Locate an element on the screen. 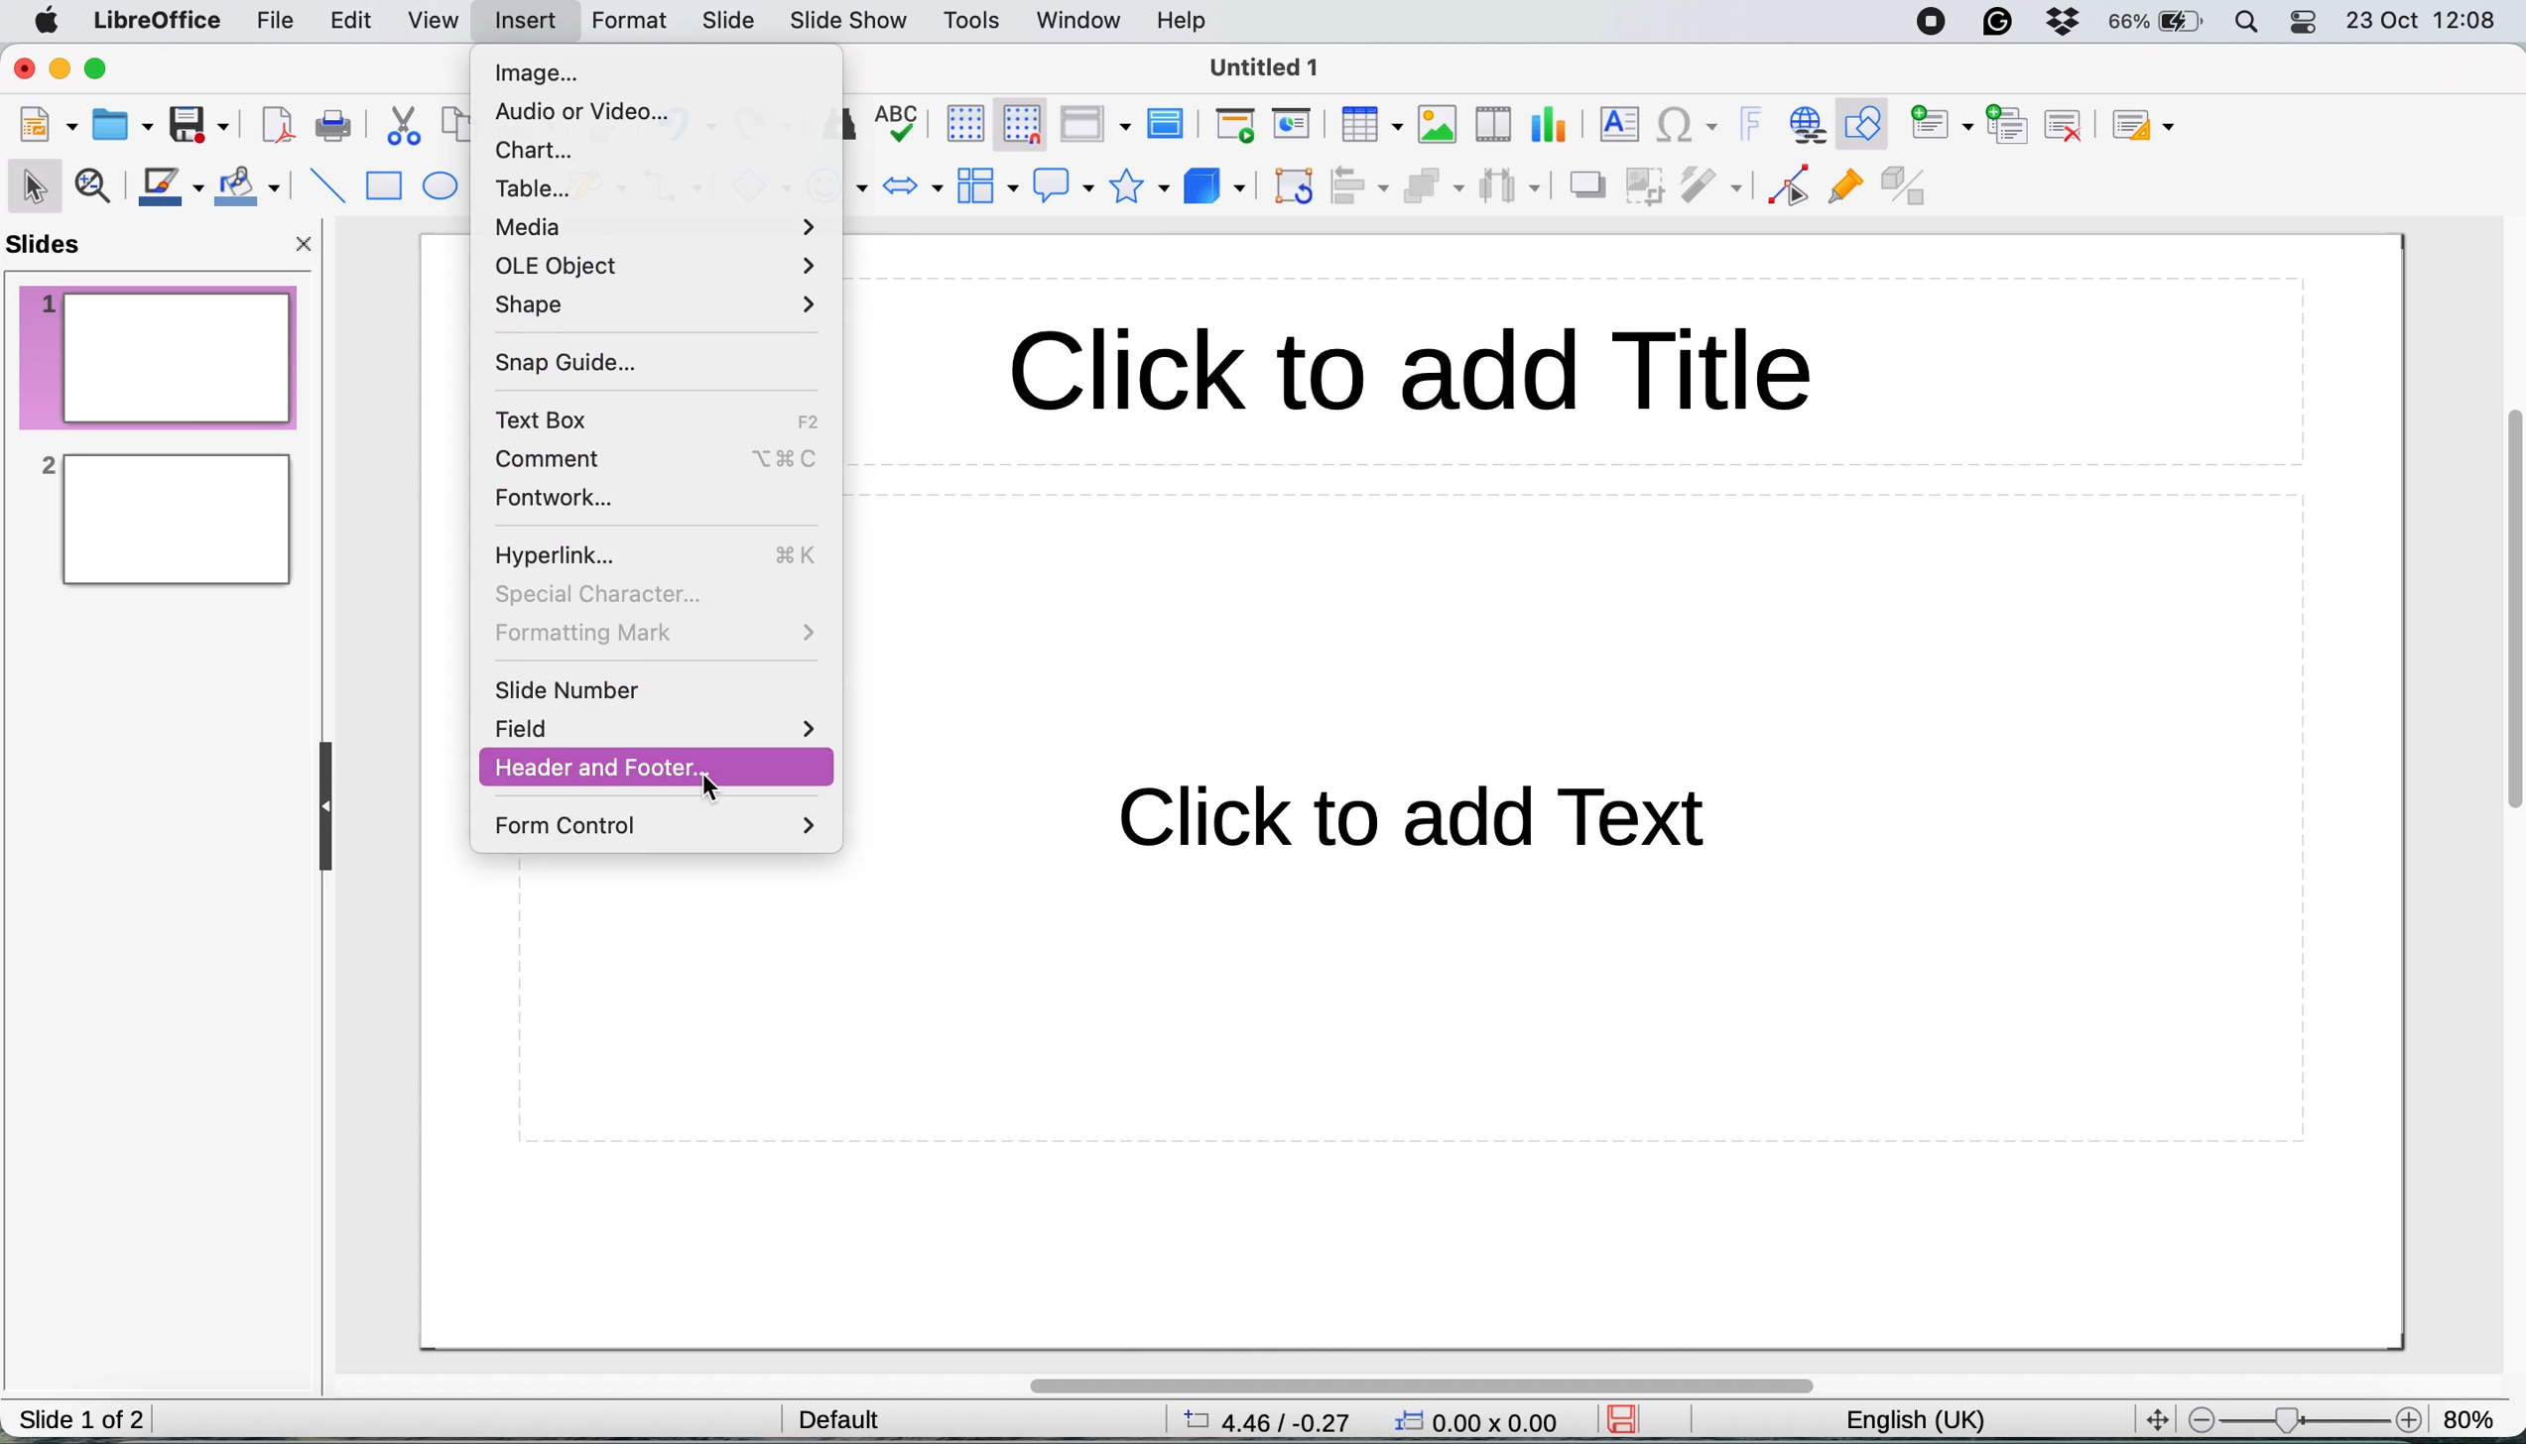 The image size is (2526, 1444). insert line is located at coordinates (325, 184).